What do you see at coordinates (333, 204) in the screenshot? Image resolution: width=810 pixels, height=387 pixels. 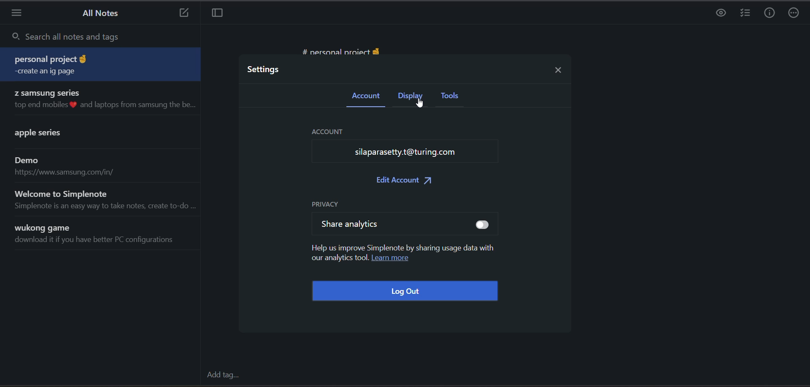 I see `privacy` at bounding box center [333, 204].